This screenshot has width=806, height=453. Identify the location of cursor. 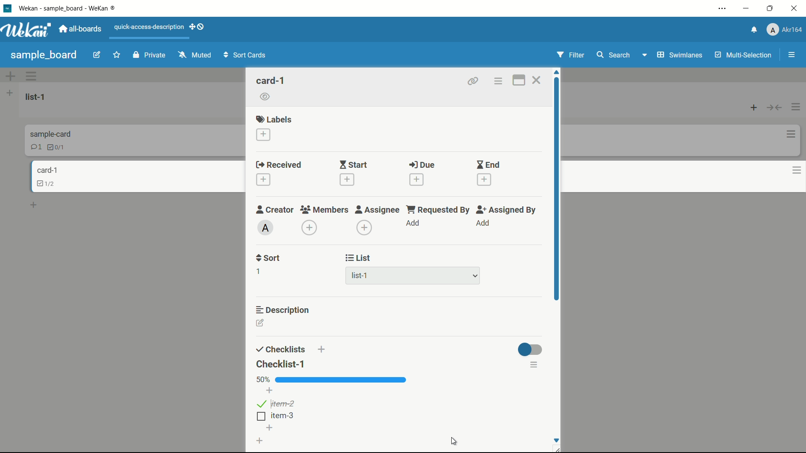
(453, 442).